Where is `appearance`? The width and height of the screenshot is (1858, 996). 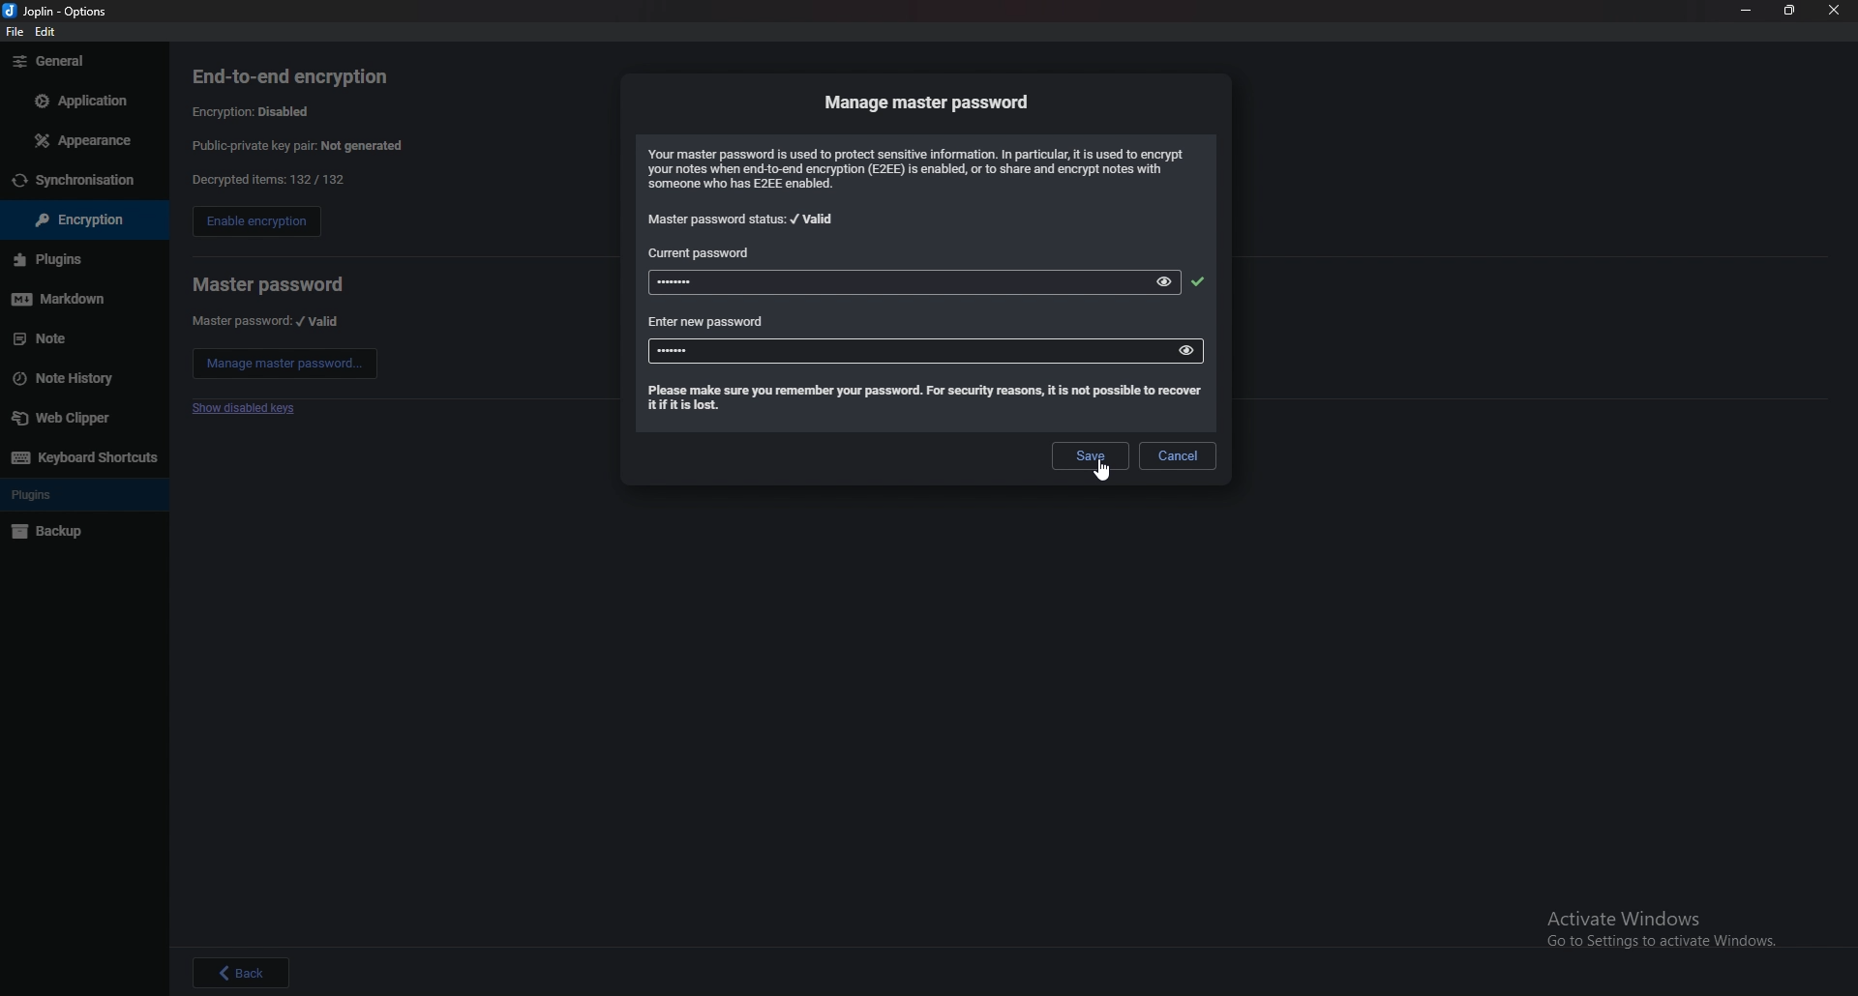 appearance is located at coordinates (80, 141).